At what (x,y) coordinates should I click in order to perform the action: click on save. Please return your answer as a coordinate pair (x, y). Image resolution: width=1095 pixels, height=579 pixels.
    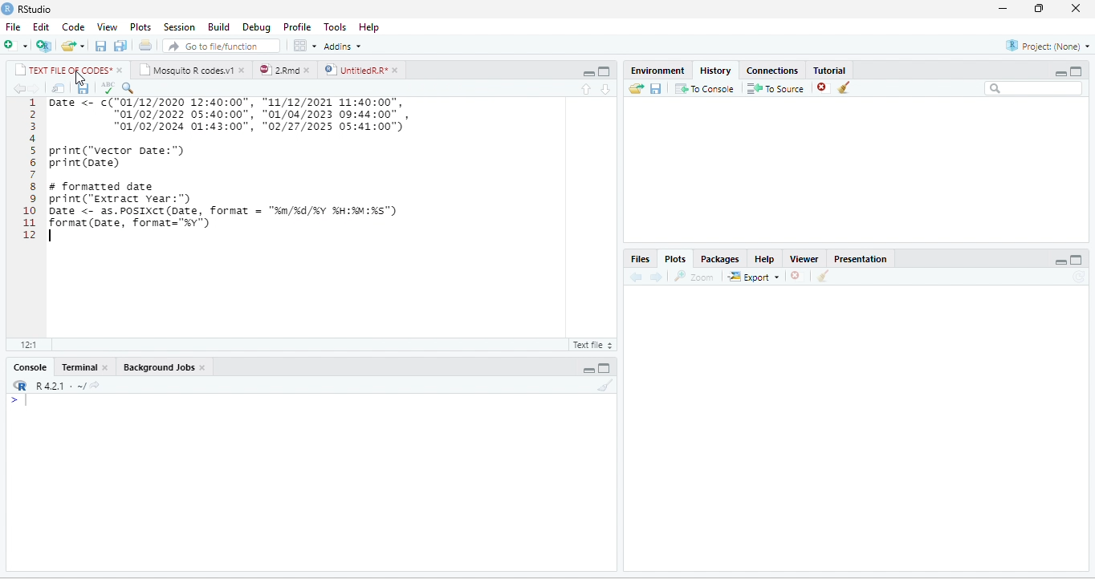
    Looking at the image, I should click on (656, 88).